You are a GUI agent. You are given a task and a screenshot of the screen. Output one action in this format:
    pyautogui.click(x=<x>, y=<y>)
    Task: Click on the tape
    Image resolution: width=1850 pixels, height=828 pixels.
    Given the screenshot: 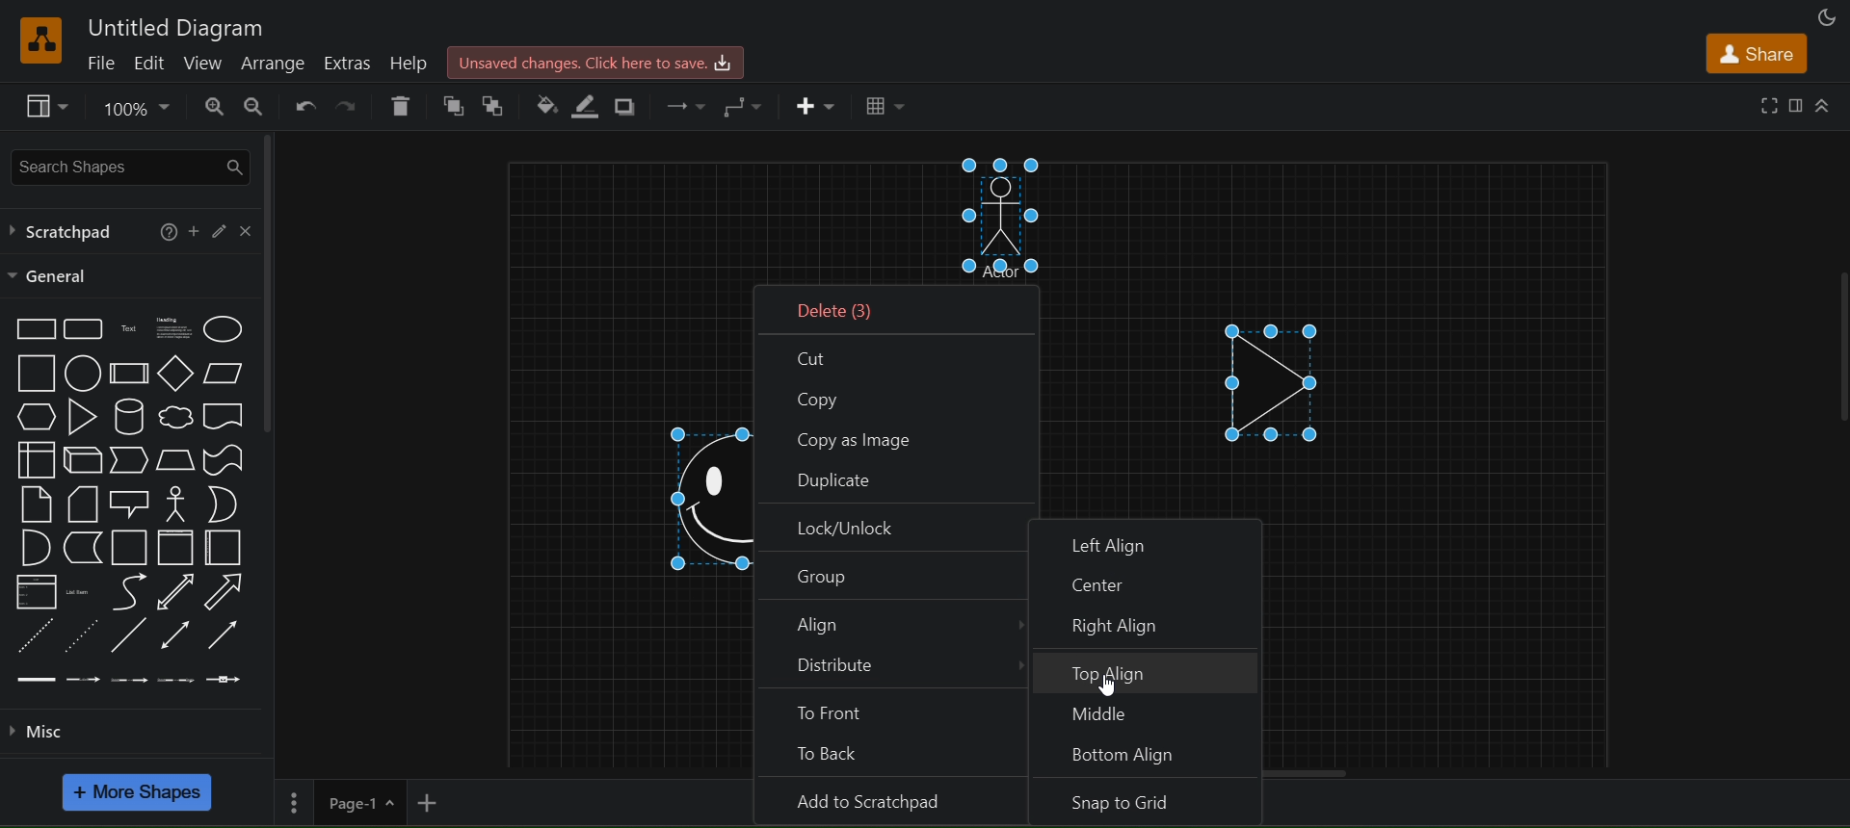 What is the action you would take?
    pyautogui.click(x=223, y=459)
    